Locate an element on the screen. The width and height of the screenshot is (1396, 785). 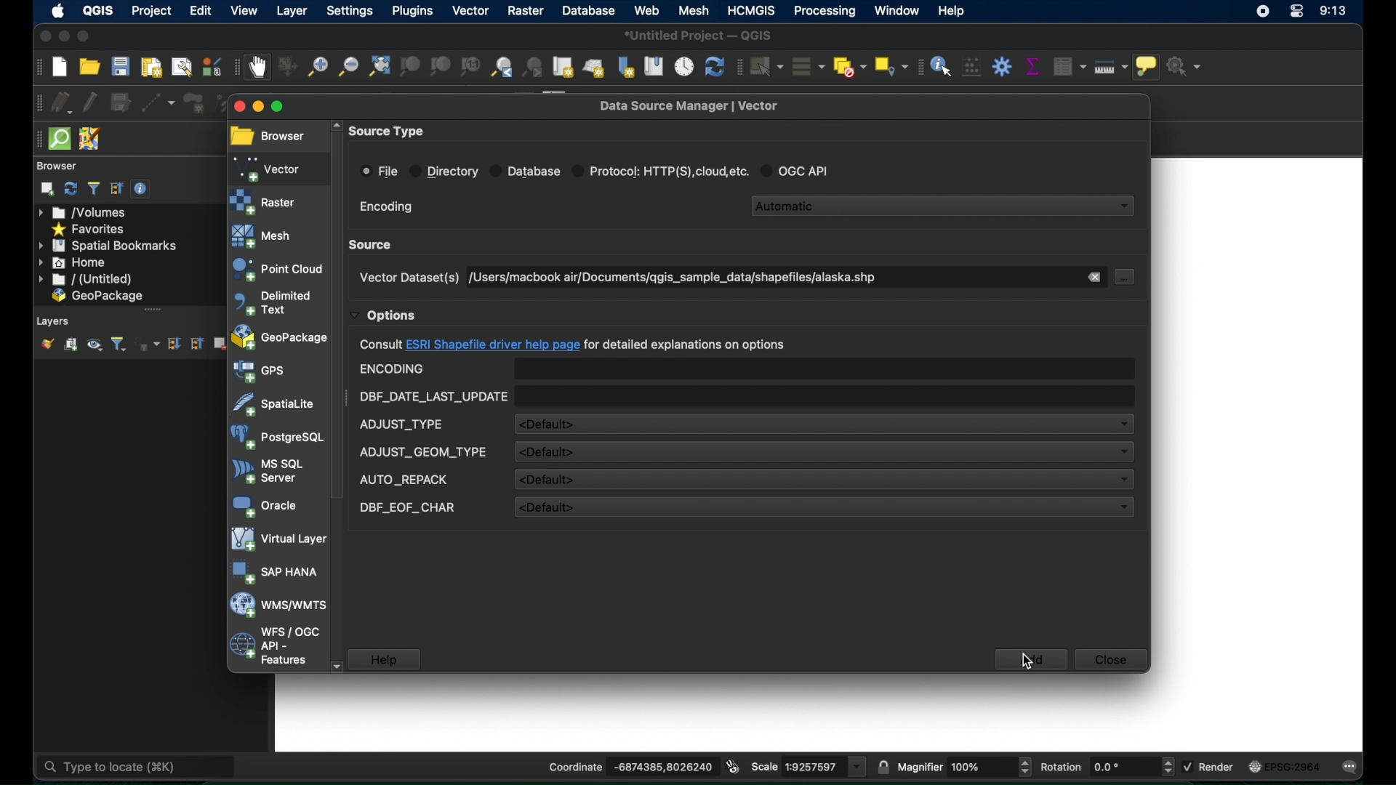
scroll box is located at coordinates (338, 315).